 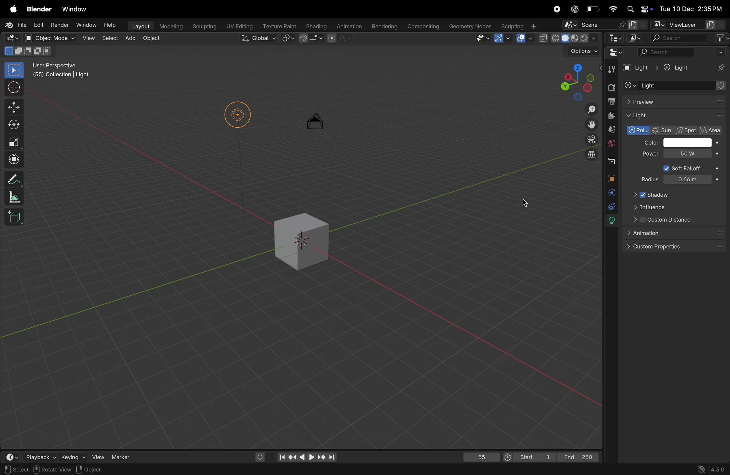 I want to click on cursor, so click(x=690, y=153).